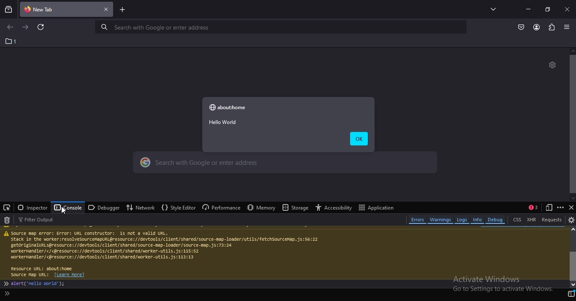  Describe the element at coordinates (568, 9) in the screenshot. I see `close` at that location.